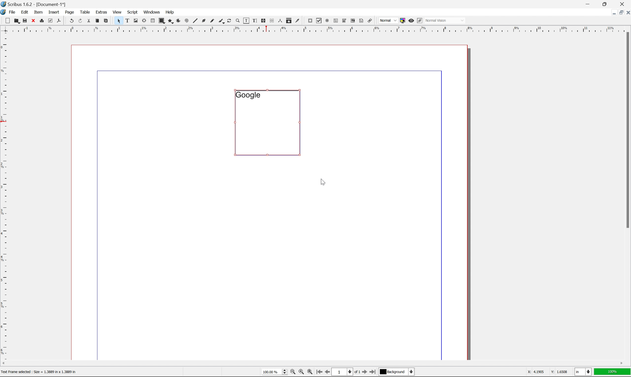 The width and height of the screenshot is (631, 377). Describe the element at coordinates (301, 373) in the screenshot. I see `zoom to 100%` at that location.